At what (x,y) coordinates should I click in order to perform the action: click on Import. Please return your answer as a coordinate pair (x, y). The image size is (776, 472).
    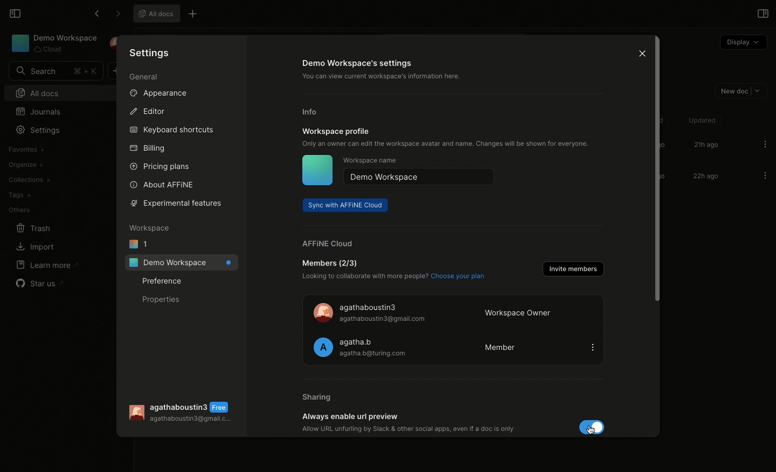
    Looking at the image, I should click on (34, 248).